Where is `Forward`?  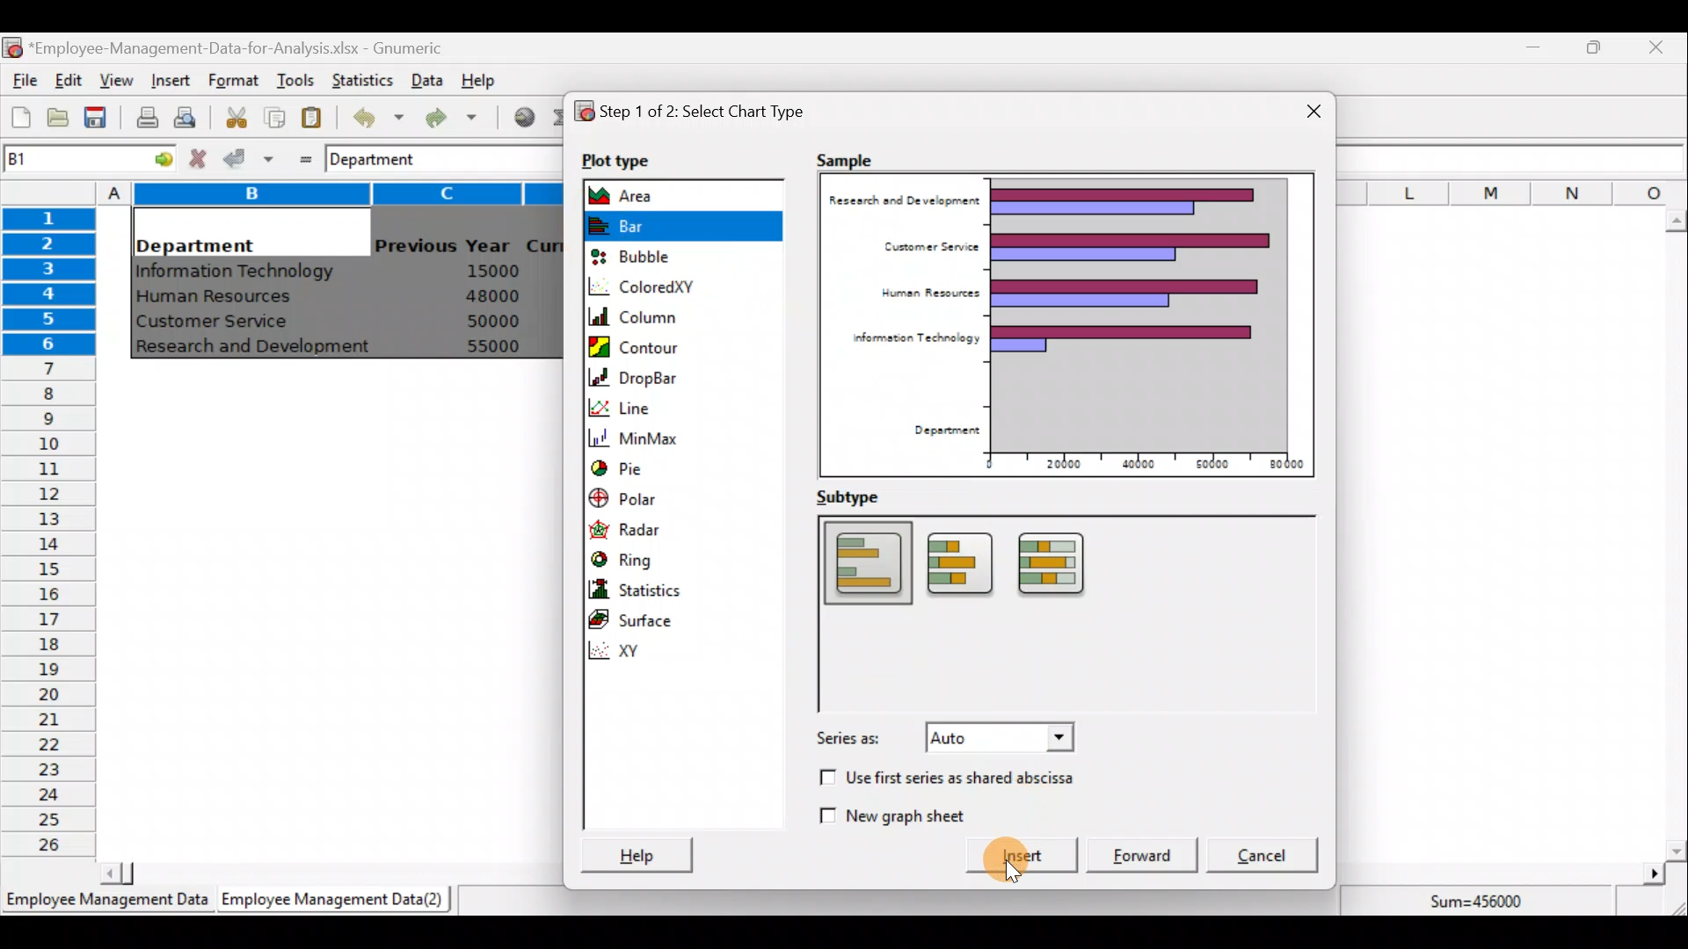
Forward is located at coordinates (1146, 852).